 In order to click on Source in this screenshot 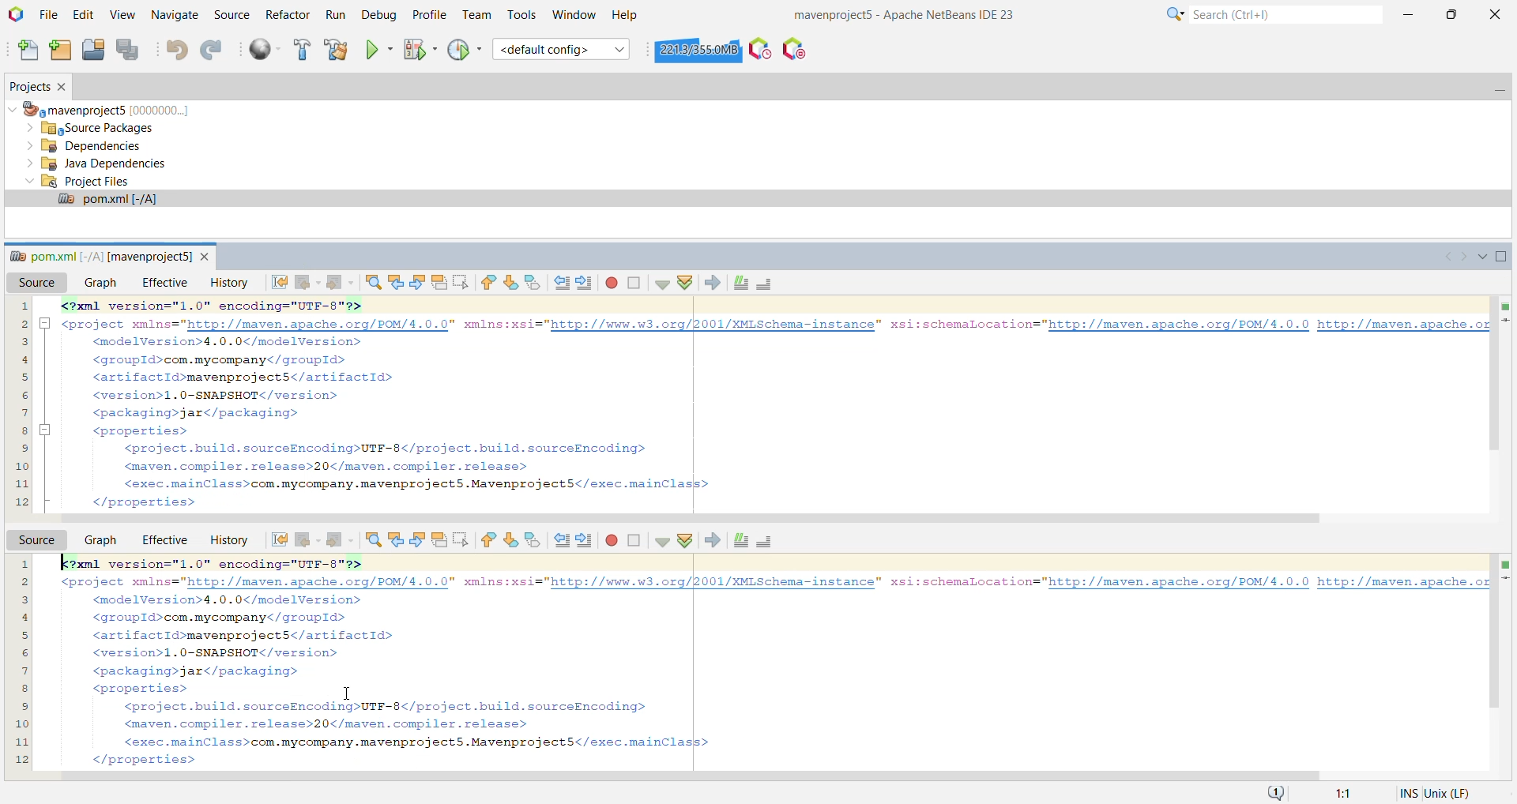, I will do `click(231, 15)`.